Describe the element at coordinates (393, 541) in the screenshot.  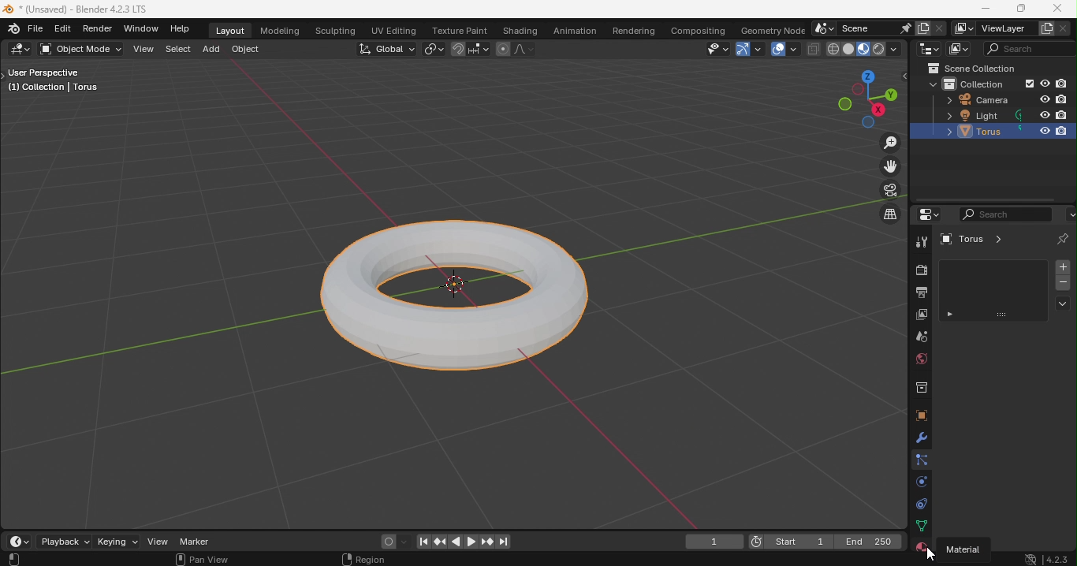
I see `Auto keyframing` at that location.